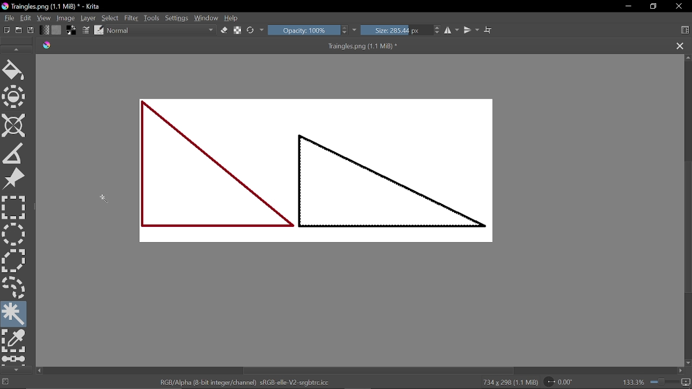 The height and width of the screenshot is (389, 692). What do you see at coordinates (489, 30) in the screenshot?
I see `Wrap text ` at bounding box center [489, 30].